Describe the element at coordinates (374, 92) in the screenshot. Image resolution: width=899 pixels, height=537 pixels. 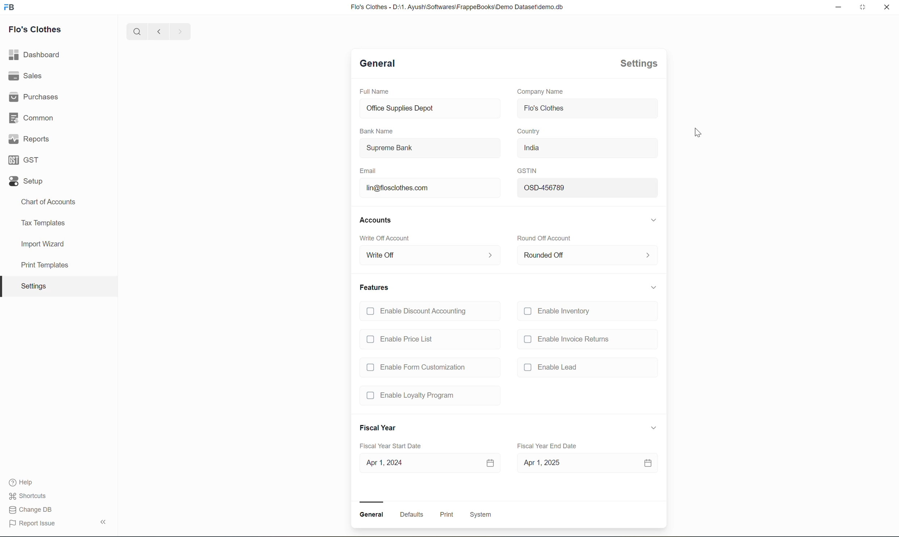
I see `Full Name` at that location.